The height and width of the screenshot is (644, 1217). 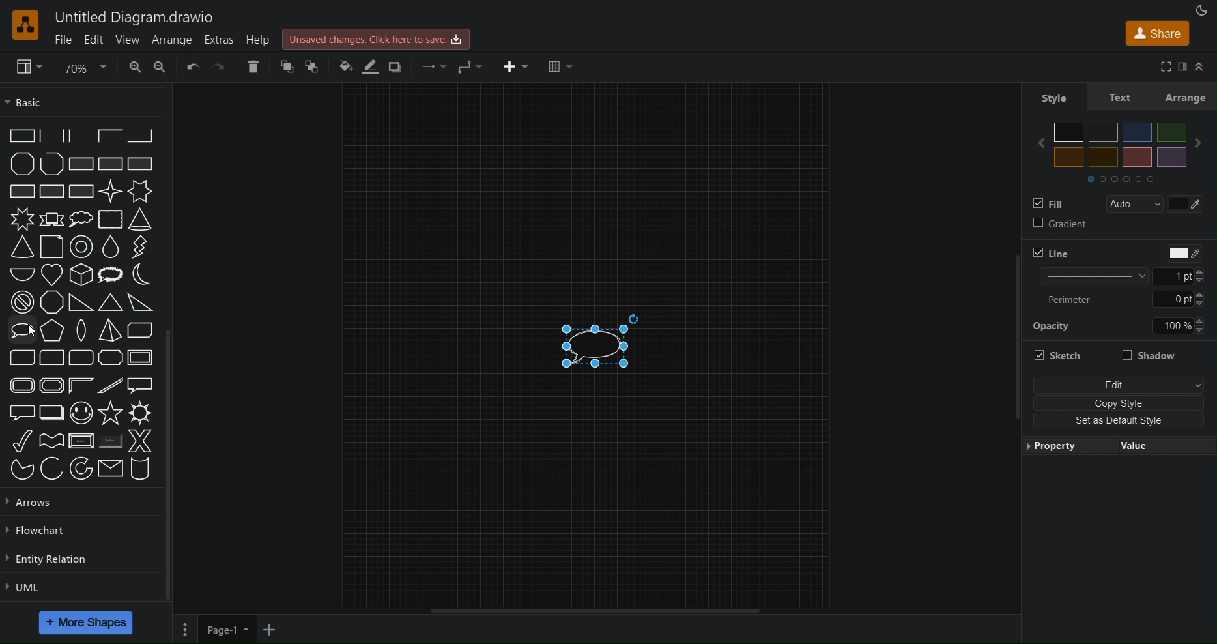 I want to click on Document, so click(x=51, y=246).